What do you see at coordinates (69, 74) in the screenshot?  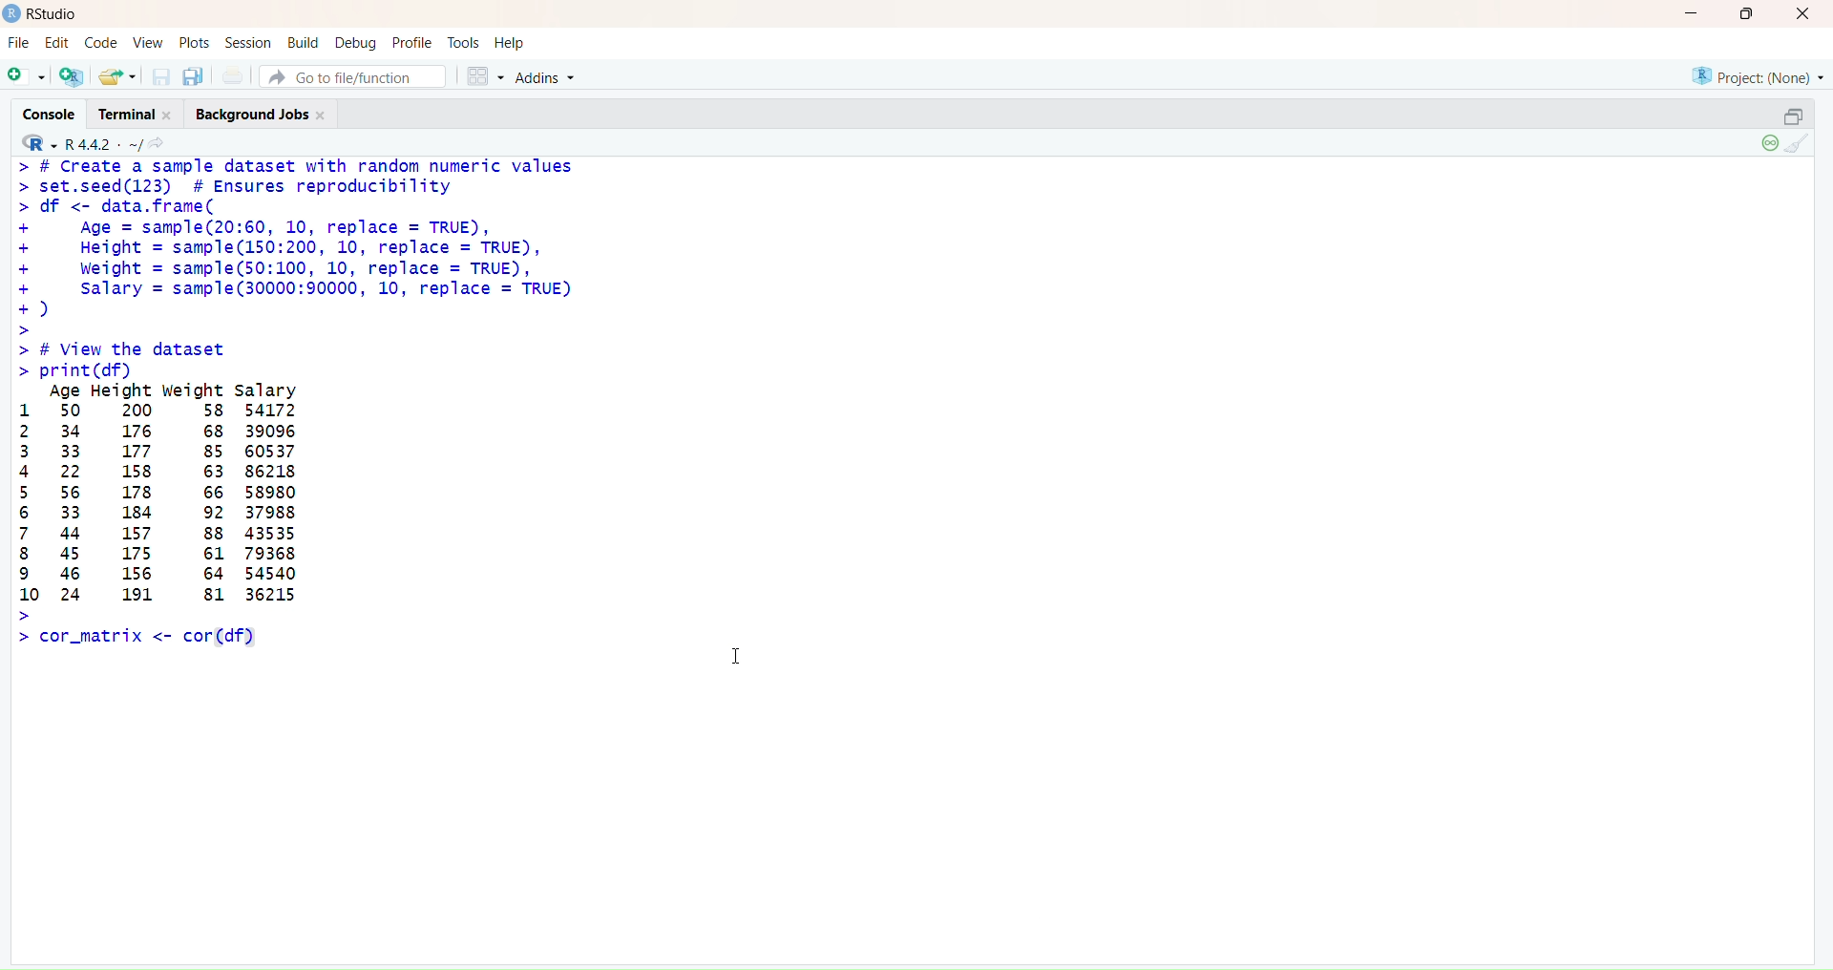 I see `Create a project` at bounding box center [69, 74].